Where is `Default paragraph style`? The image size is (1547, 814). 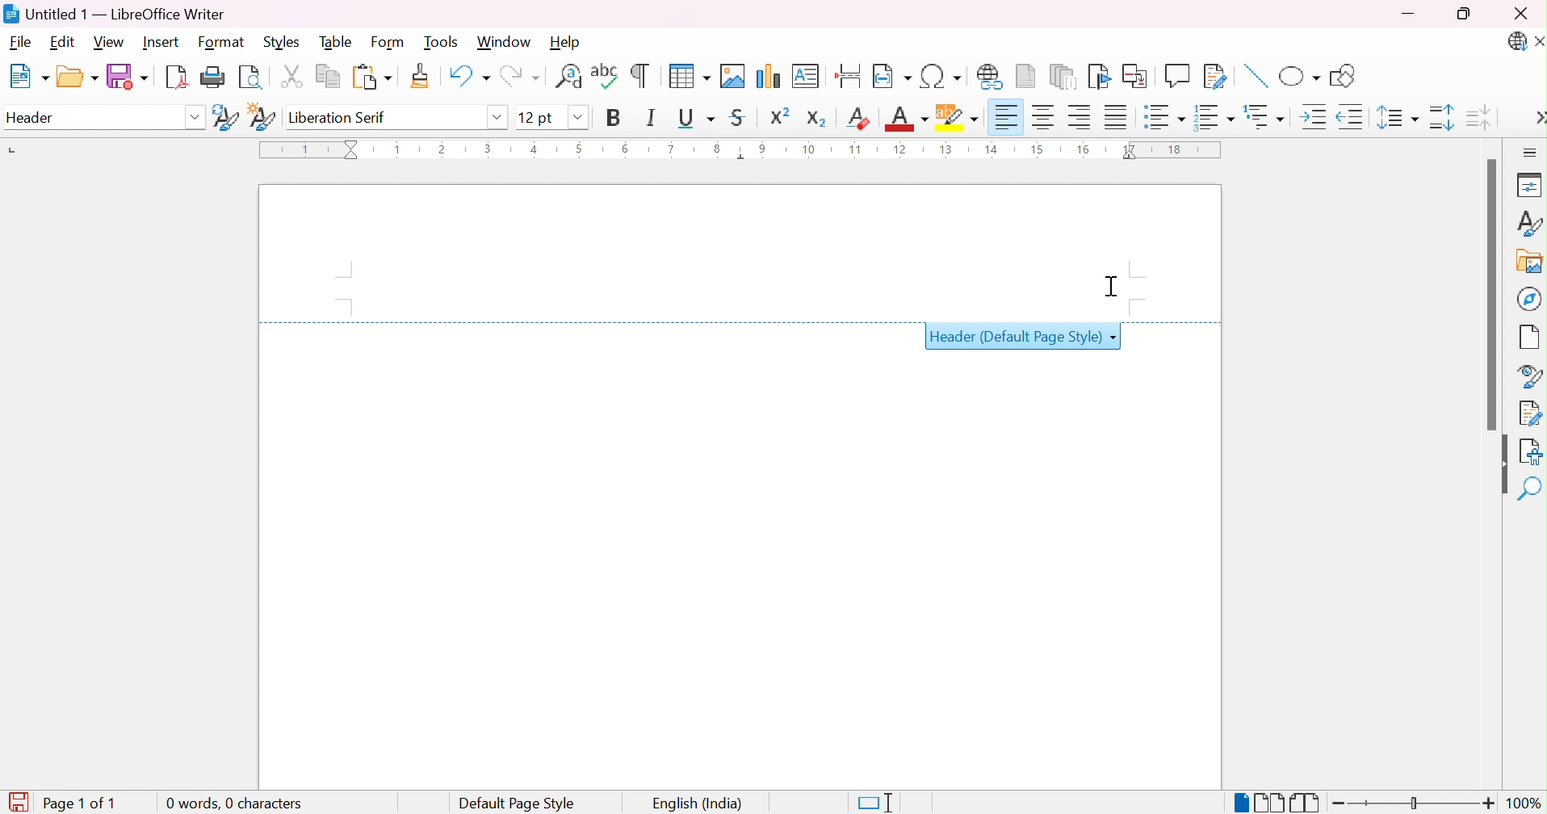
Default paragraph style is located at coordinates (84, 120).